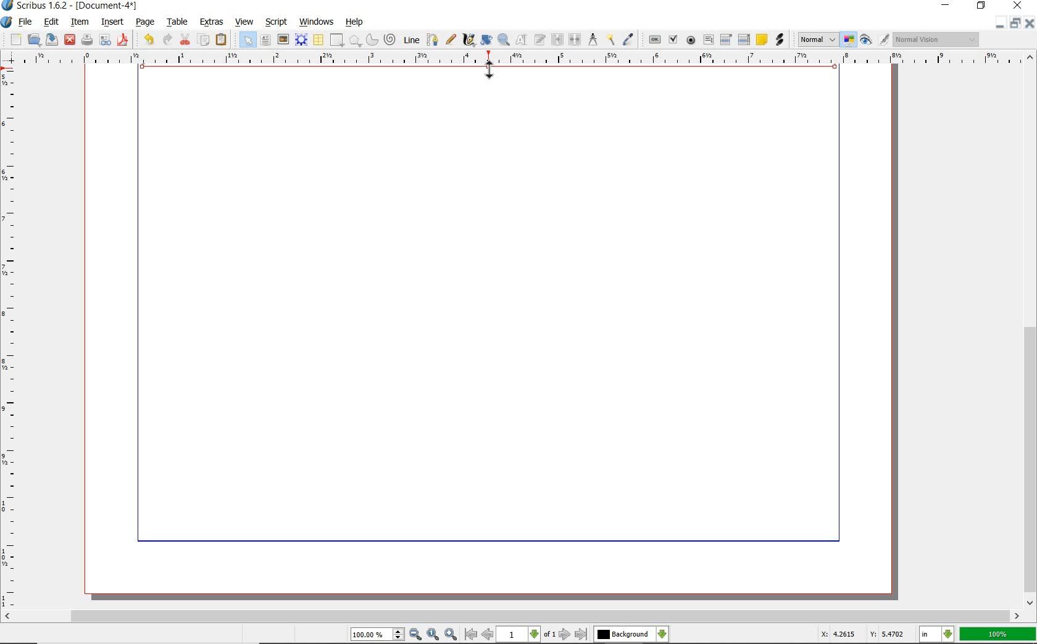 Image resolution: width=1037 pixels, height=644 pixels. Describe the element at coordinates (997, 634) in the screenshot. I see `100%` at that location.